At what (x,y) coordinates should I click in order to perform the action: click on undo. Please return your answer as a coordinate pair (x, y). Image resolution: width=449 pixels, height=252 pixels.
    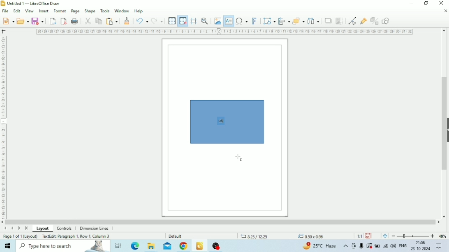
    Looking at the image, I should click on (142, 21).